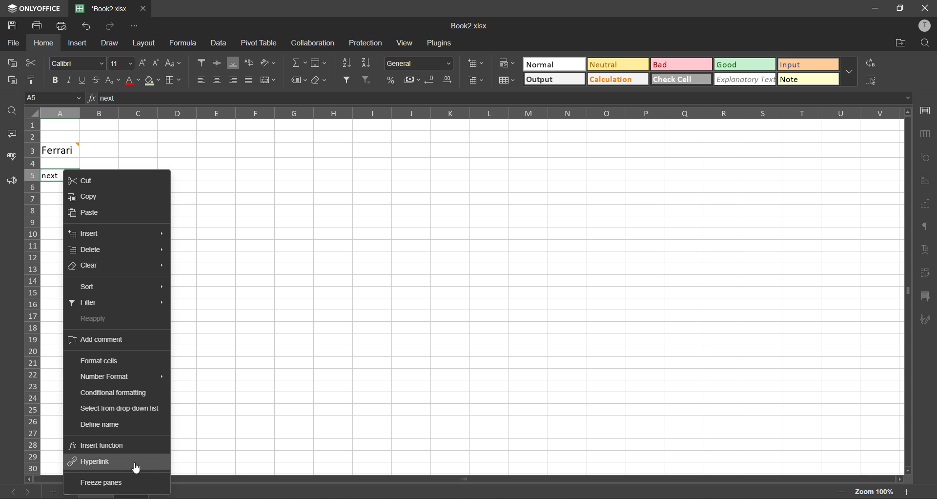 Image resolution: width=937 pixels, height=499 pixels. What do you see at coordinates (235, 63) in the screenshot?
I see `align bottom` at bounding box center [235, 63].